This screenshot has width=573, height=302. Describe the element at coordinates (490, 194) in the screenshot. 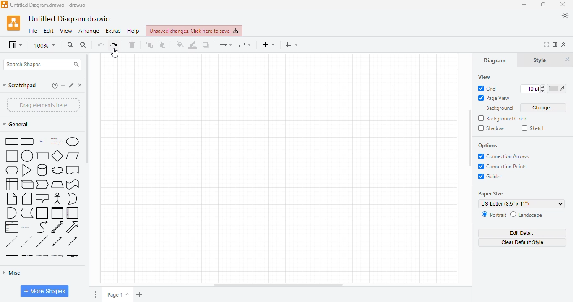

I see `paper size` at that location.